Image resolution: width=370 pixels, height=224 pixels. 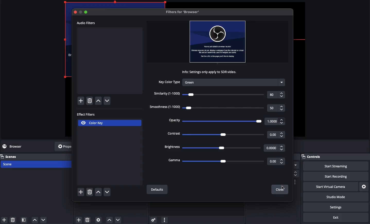 What do you see at coordinates (86, 23) in the screenshot?
I see `Audio filters` at bounding box center [86, 23].